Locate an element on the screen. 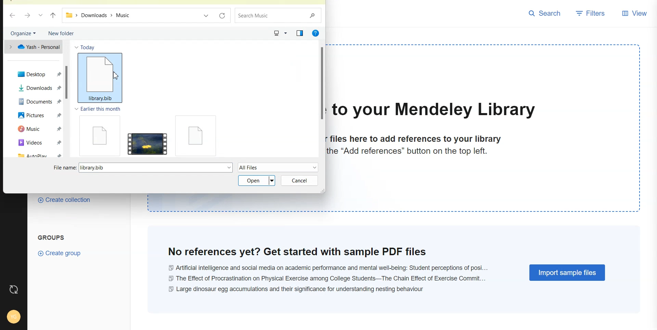 Image resolution: width=657 pixels, height=330 pixels. Today is located at coordinates (85, 47).